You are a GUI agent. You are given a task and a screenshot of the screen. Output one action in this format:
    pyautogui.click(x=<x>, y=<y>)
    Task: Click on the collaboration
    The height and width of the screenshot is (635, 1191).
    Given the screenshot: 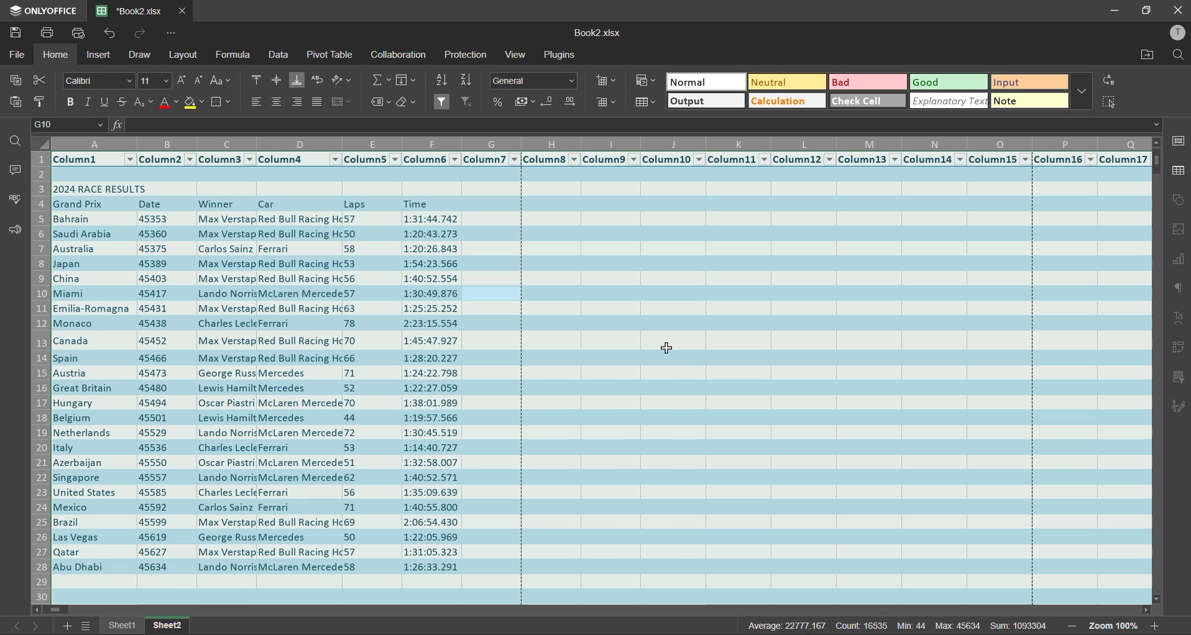 What is the action you would take?
    pyautogui.click(x=398, y=55)
    